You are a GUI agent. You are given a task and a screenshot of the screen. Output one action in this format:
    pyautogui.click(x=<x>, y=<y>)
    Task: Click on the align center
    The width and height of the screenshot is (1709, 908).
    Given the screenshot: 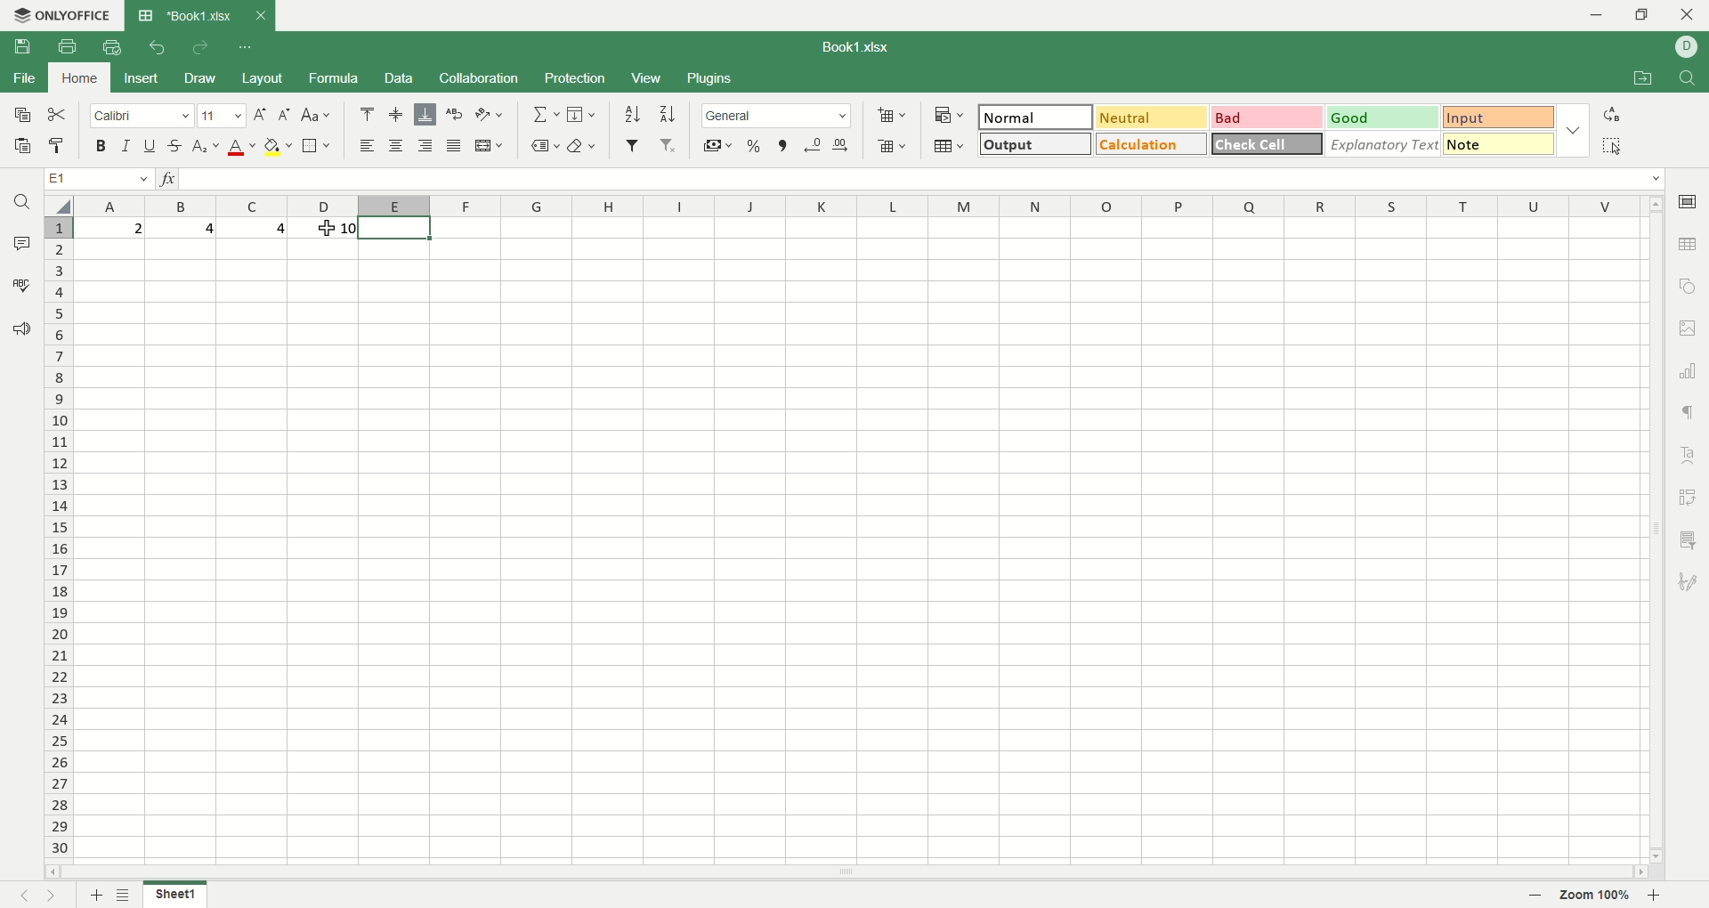 What is the action you would take?
    pyautogui.click(x=397, y=147)
    